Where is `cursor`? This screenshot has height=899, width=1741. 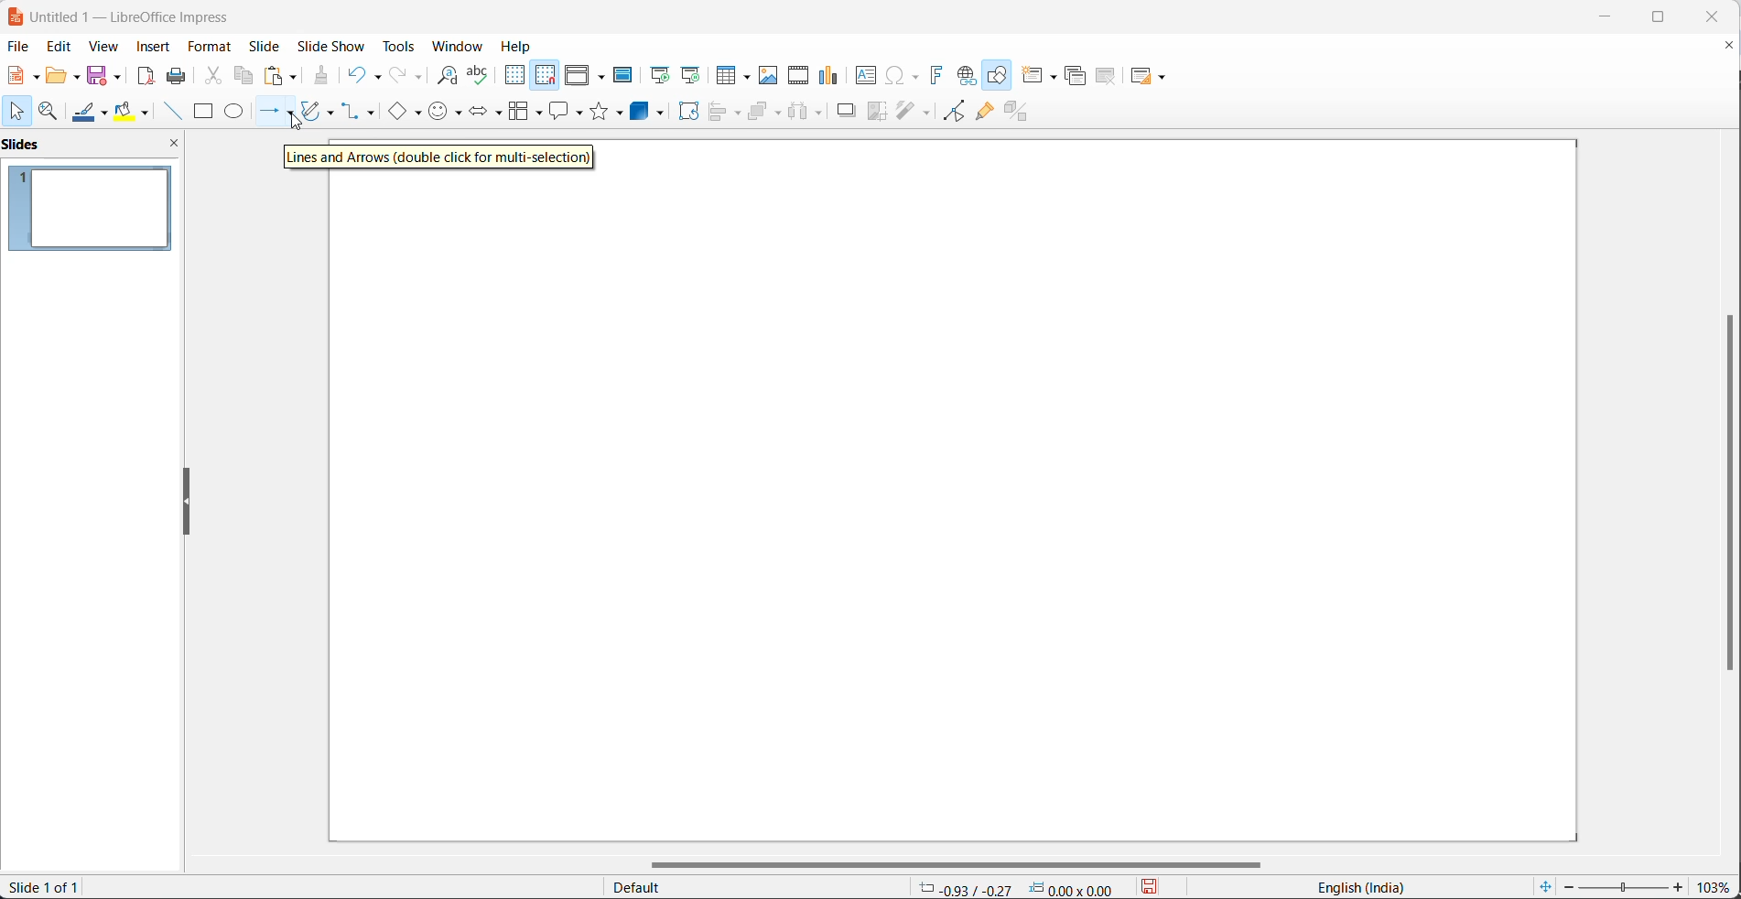 cursor is located at coordinates (297, 123).